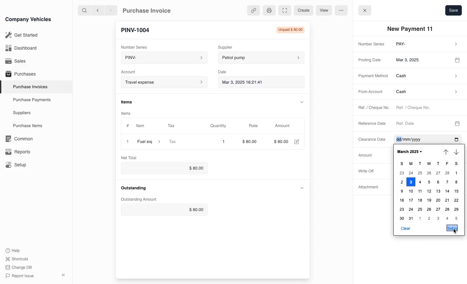  What do you see at coordinates (458, 153) in the screenshot?
I see `next month` at bounding box center [458, 153].